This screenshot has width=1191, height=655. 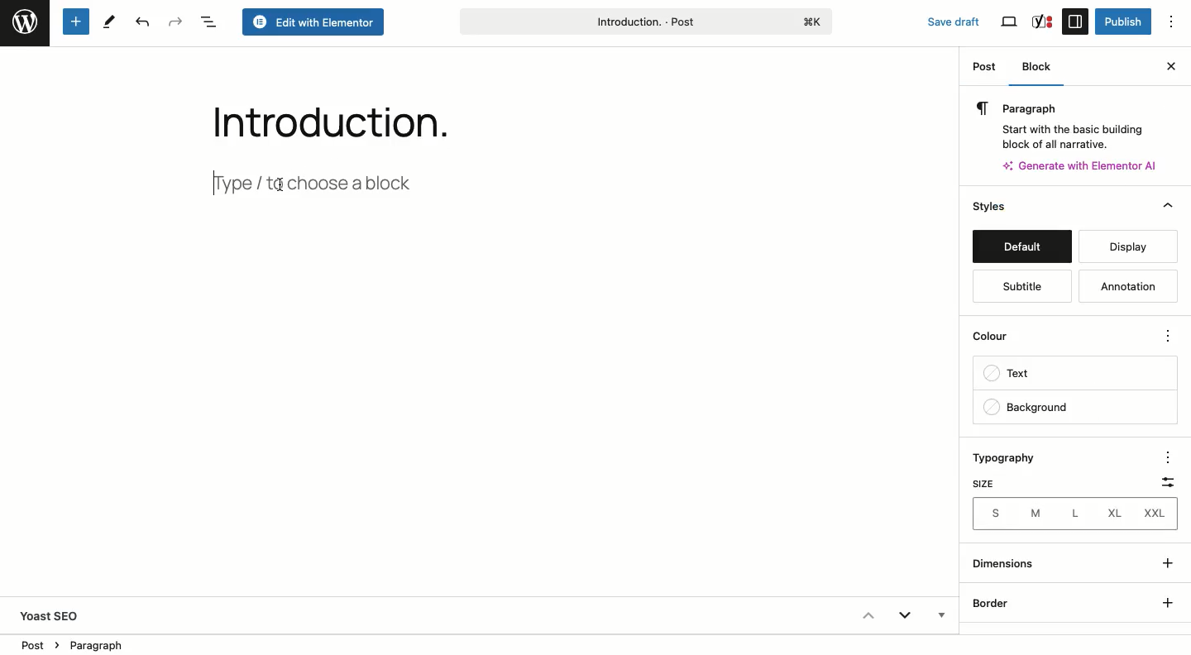 I want to click on Hidden, so click(x=940, y=617).